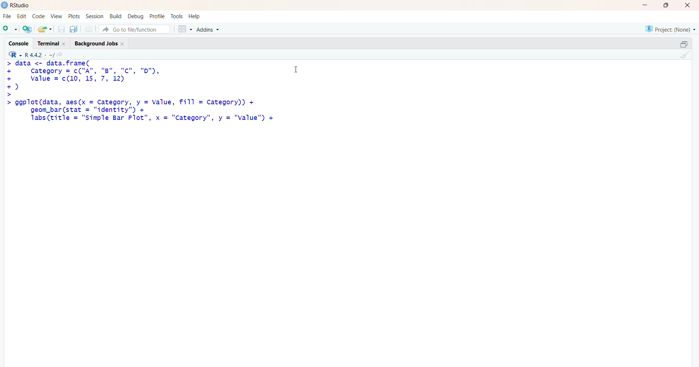 The height and width of the screenshot is (367, 699). Describe the element at coordinates (5, 5) in the screenshot. I see `logo` at that location.